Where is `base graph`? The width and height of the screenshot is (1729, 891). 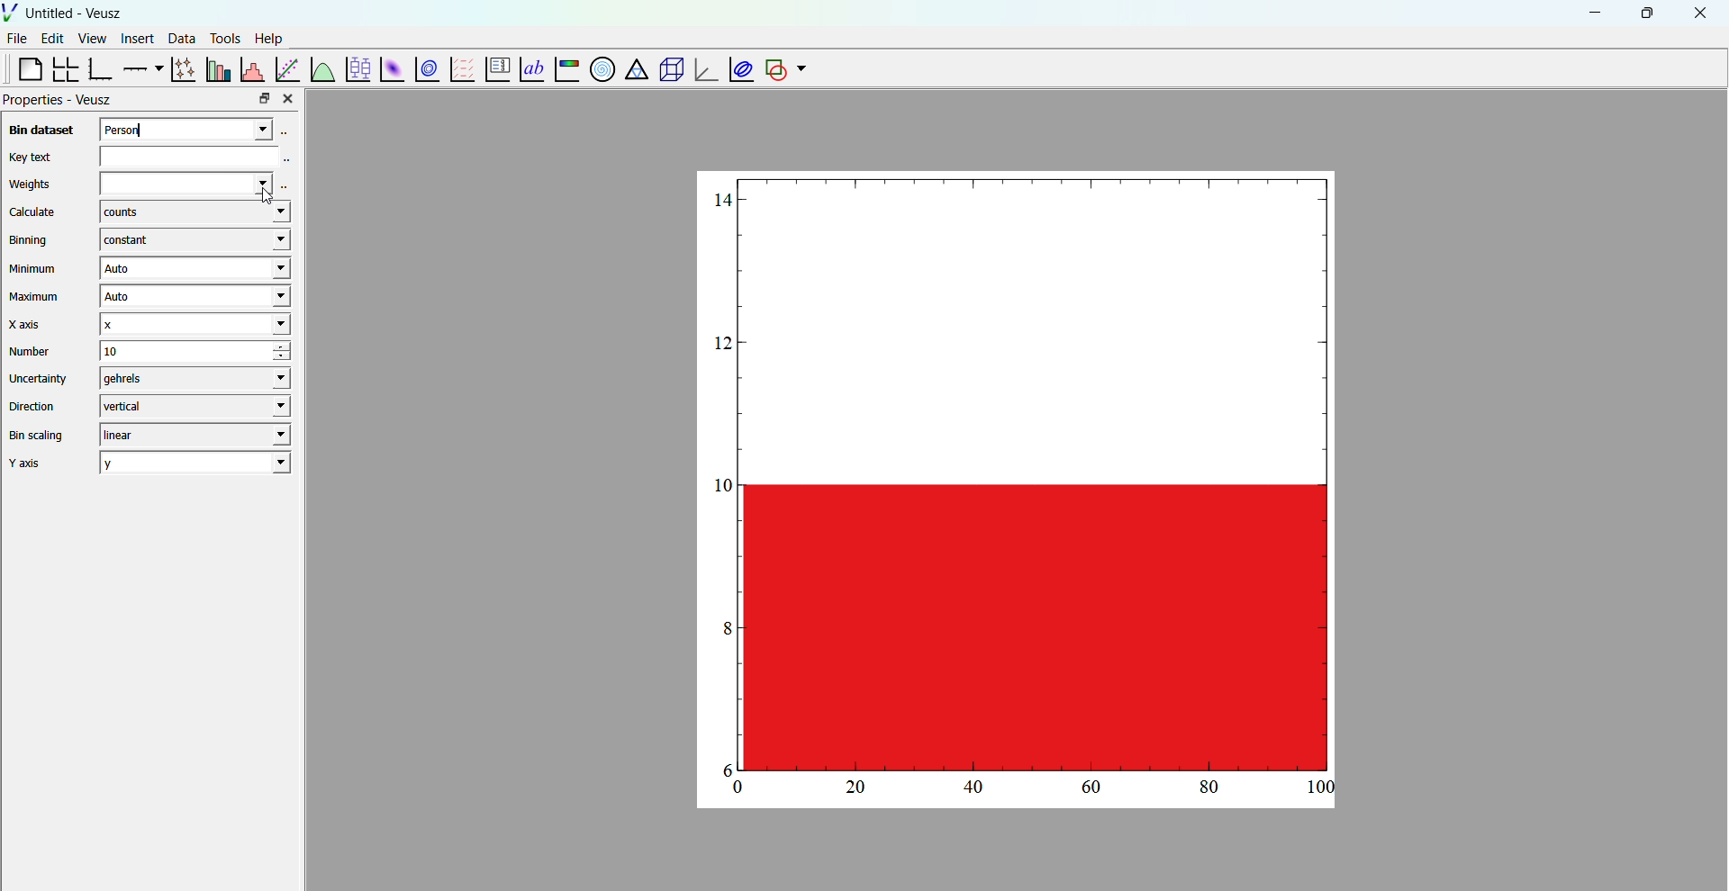
base graph is located at coordinates (100, 69).